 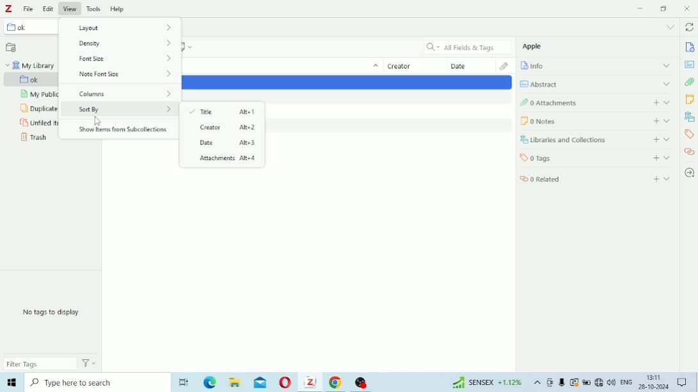 What do you see at coordinates (484, 384) in the screenshot?
I see `Chart` at bounding box center [484, 384].